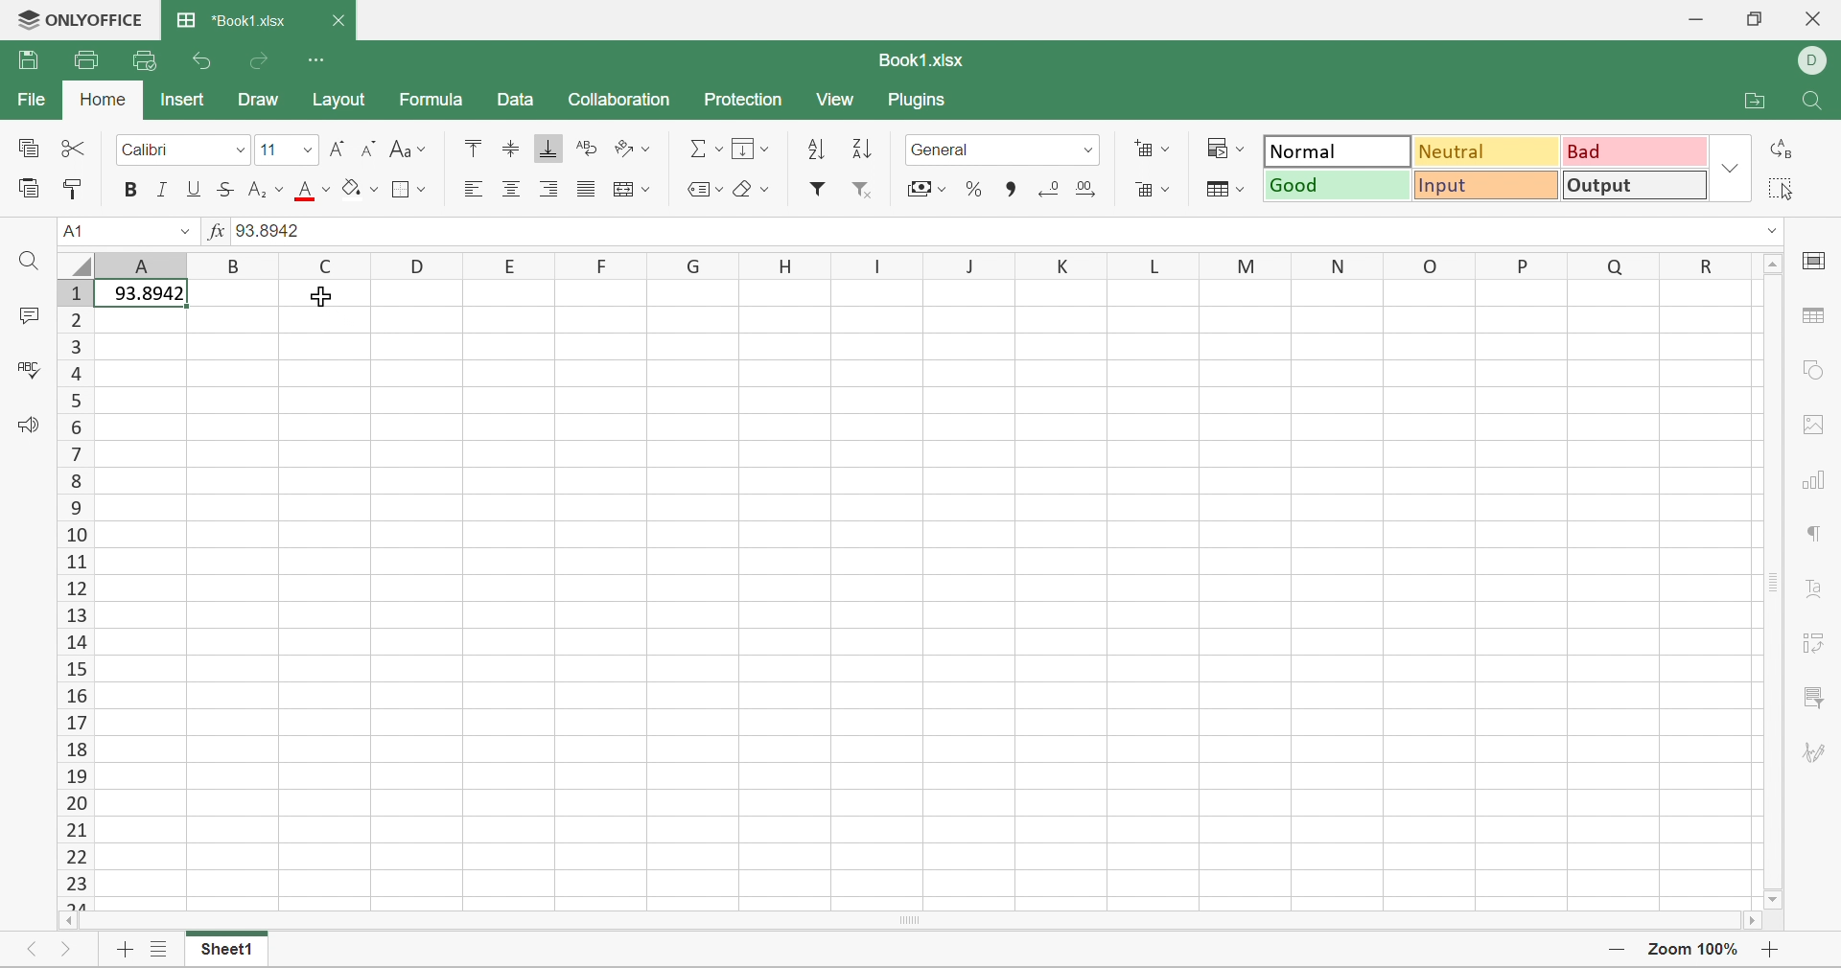 The image size is (1841, 968). What do you see at coordinates (132, 190) in the screenshot?
I see `Bold` at bounding box center [132, 190].